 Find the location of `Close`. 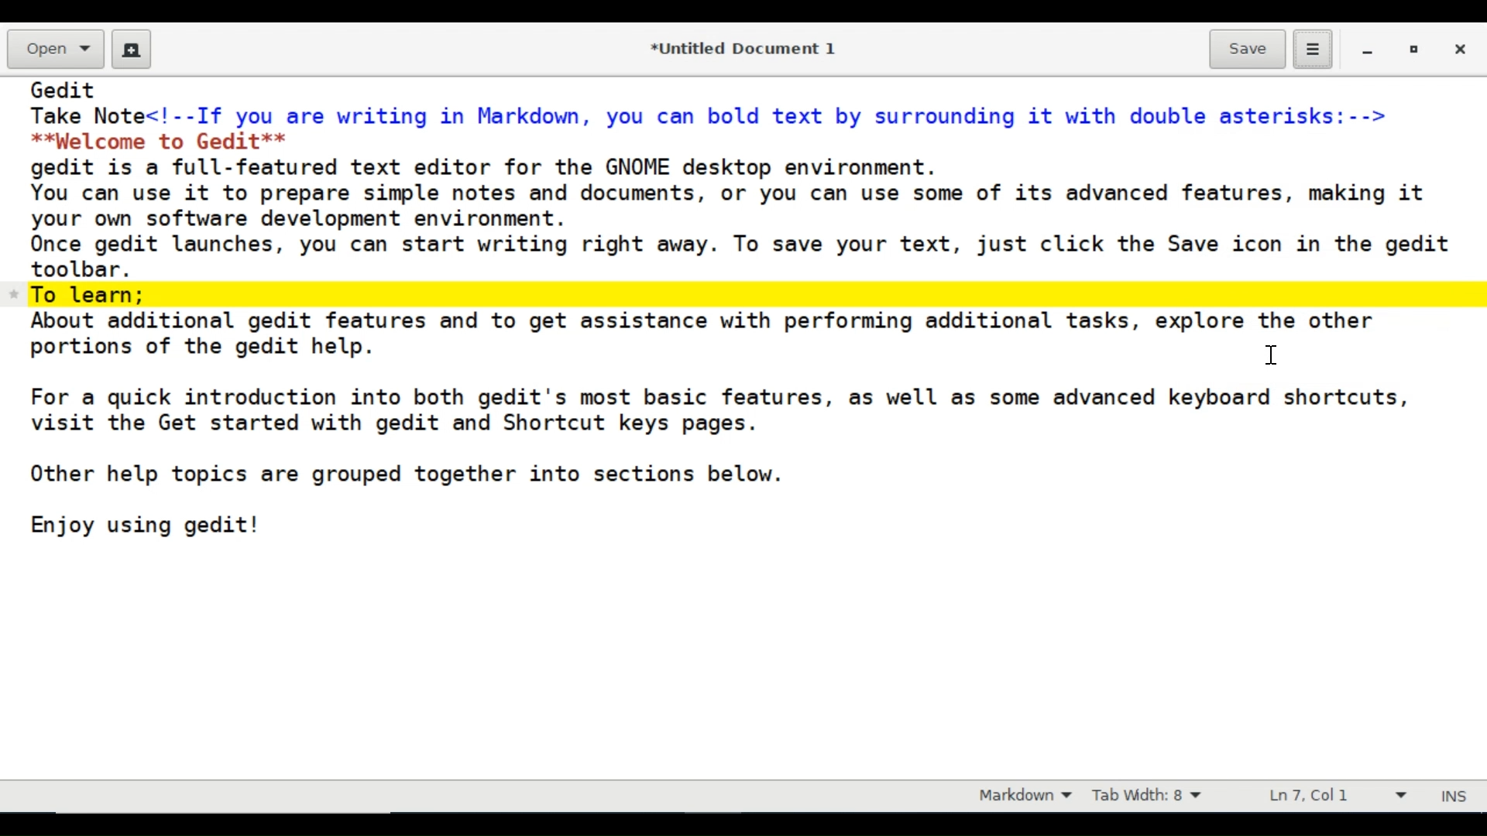

Close is located at coordinates (1458, 50).